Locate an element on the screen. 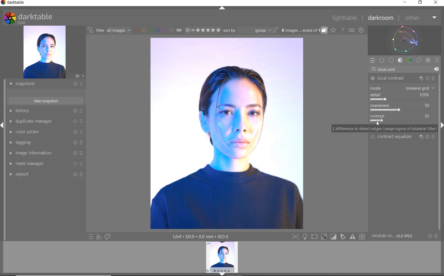 The width and height of the screenshot is (444, 276). Button is located at coordinates (314, 237).